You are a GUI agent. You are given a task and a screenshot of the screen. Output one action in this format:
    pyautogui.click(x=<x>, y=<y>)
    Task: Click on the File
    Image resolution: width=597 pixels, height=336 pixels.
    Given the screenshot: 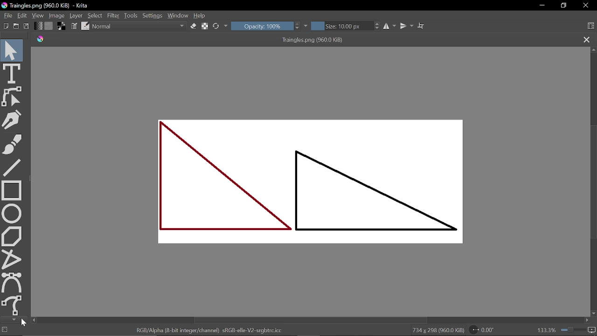 What is the action you would take?
    pyautogui.click(x=7, y=16)
    